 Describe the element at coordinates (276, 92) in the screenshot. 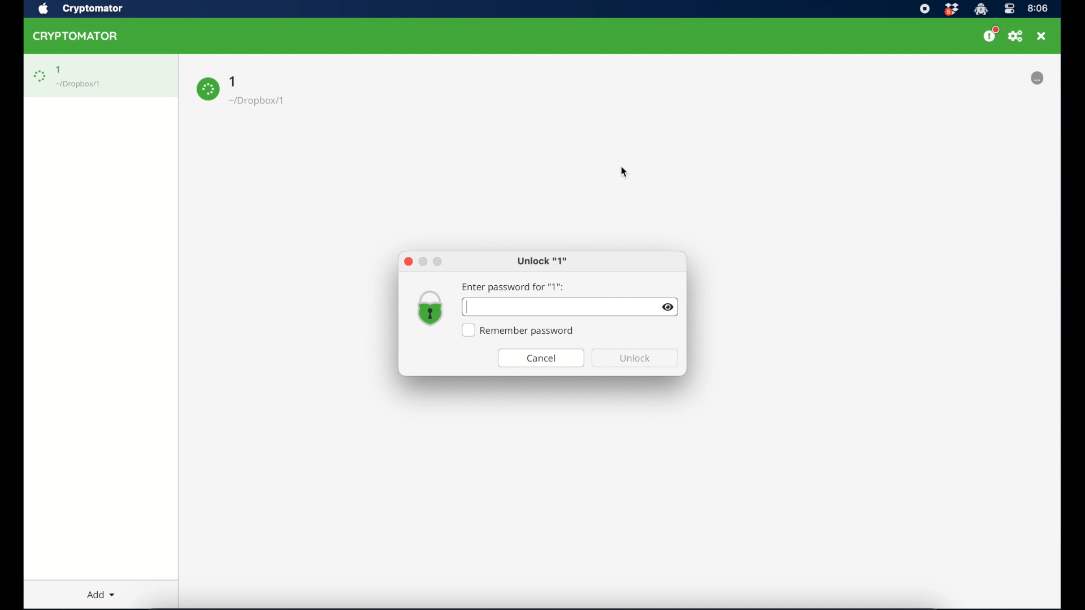

I see `1 Dropbox/1` at that location.